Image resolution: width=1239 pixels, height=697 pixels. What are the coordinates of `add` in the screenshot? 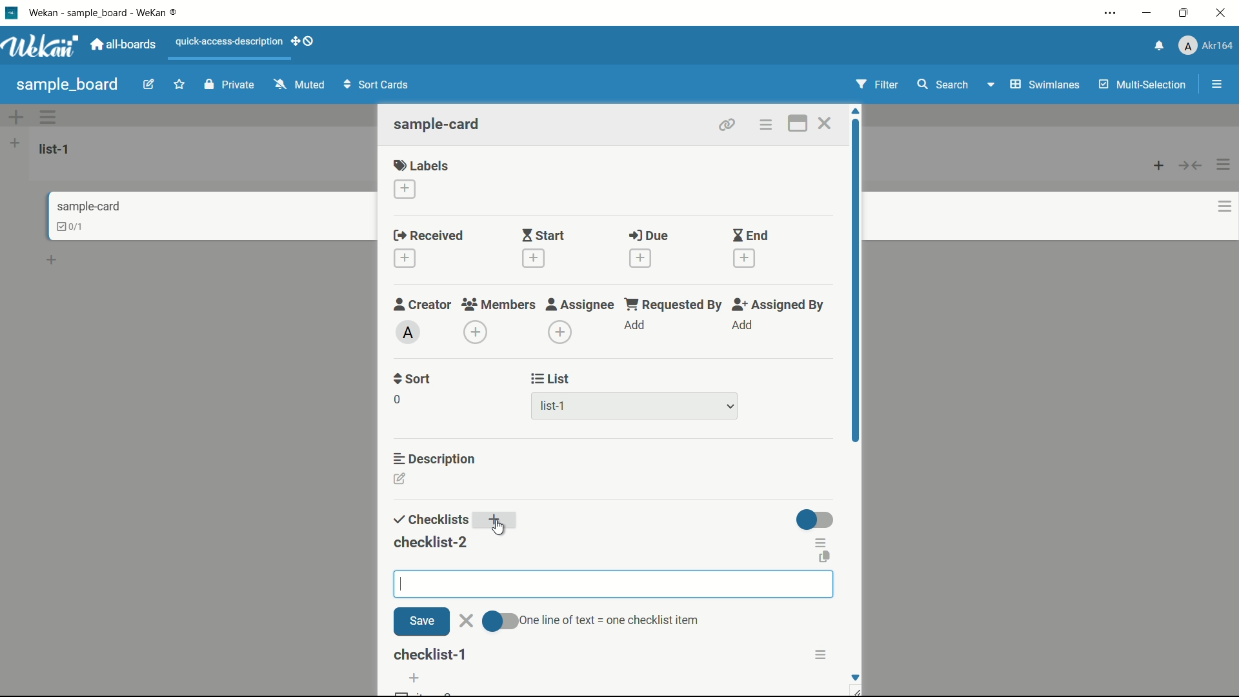 It's located at (741, 325).